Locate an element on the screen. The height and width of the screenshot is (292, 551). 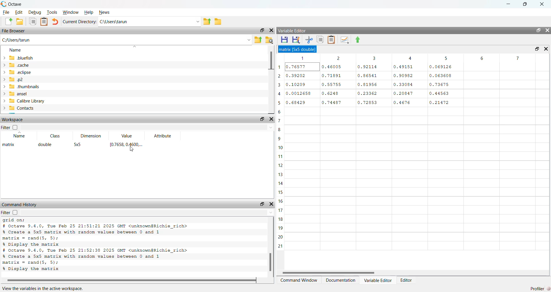
Name is located at coordinates (20, 136).